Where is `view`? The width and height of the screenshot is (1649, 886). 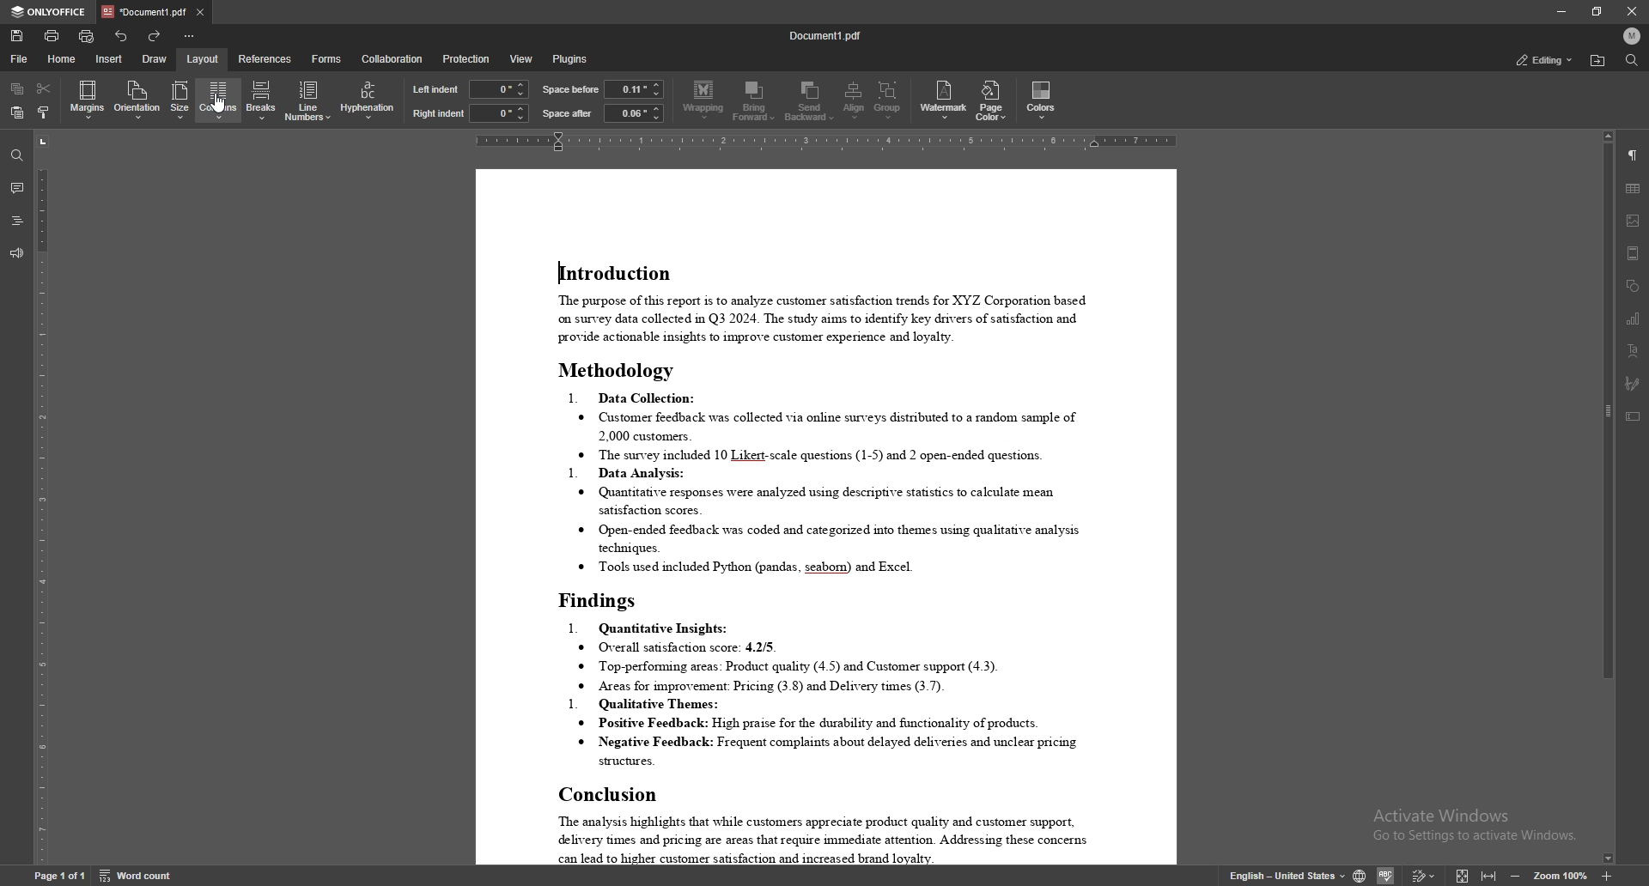
view is located at coordinates (521, 59).